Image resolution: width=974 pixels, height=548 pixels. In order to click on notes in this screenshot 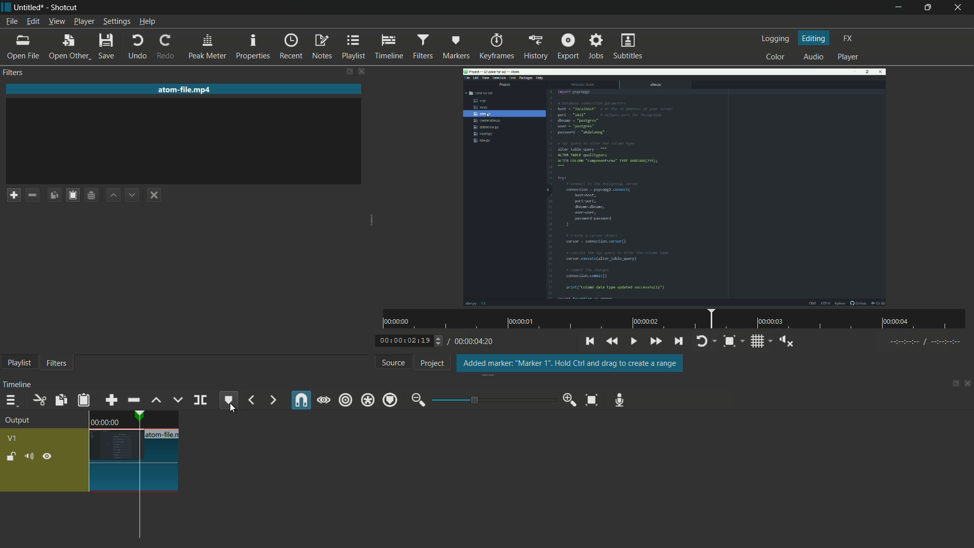, I will do `click(319, 47)`.